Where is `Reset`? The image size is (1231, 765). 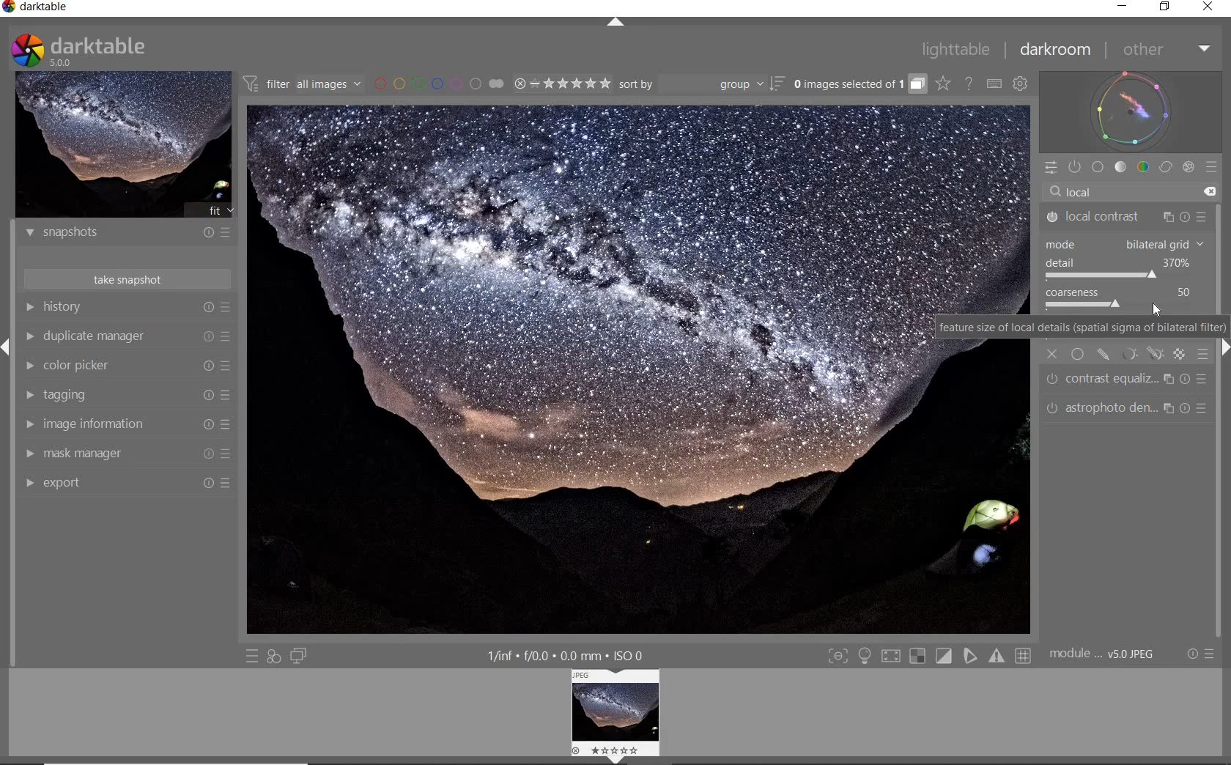 Reset is located at coordinates (206, 395).